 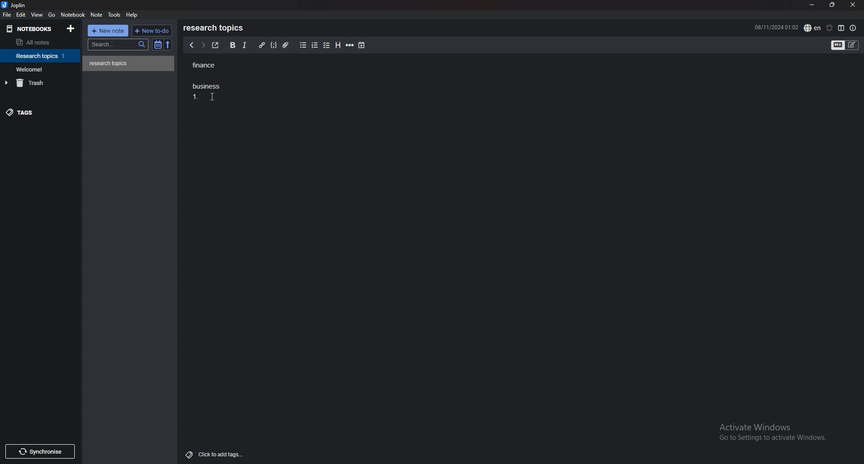 I want to click on hyperlink, so click(x=261, y=45).